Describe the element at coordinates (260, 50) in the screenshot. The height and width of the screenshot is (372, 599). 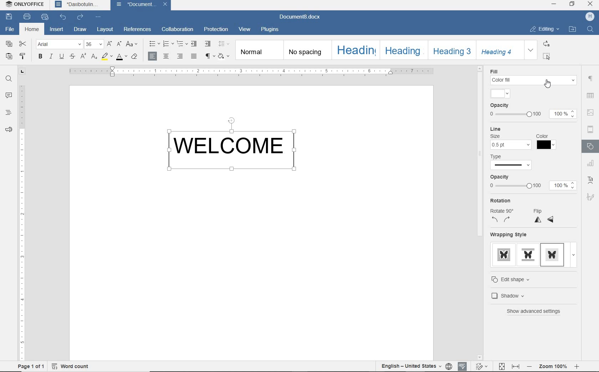
I see `NORMAL` at that location.